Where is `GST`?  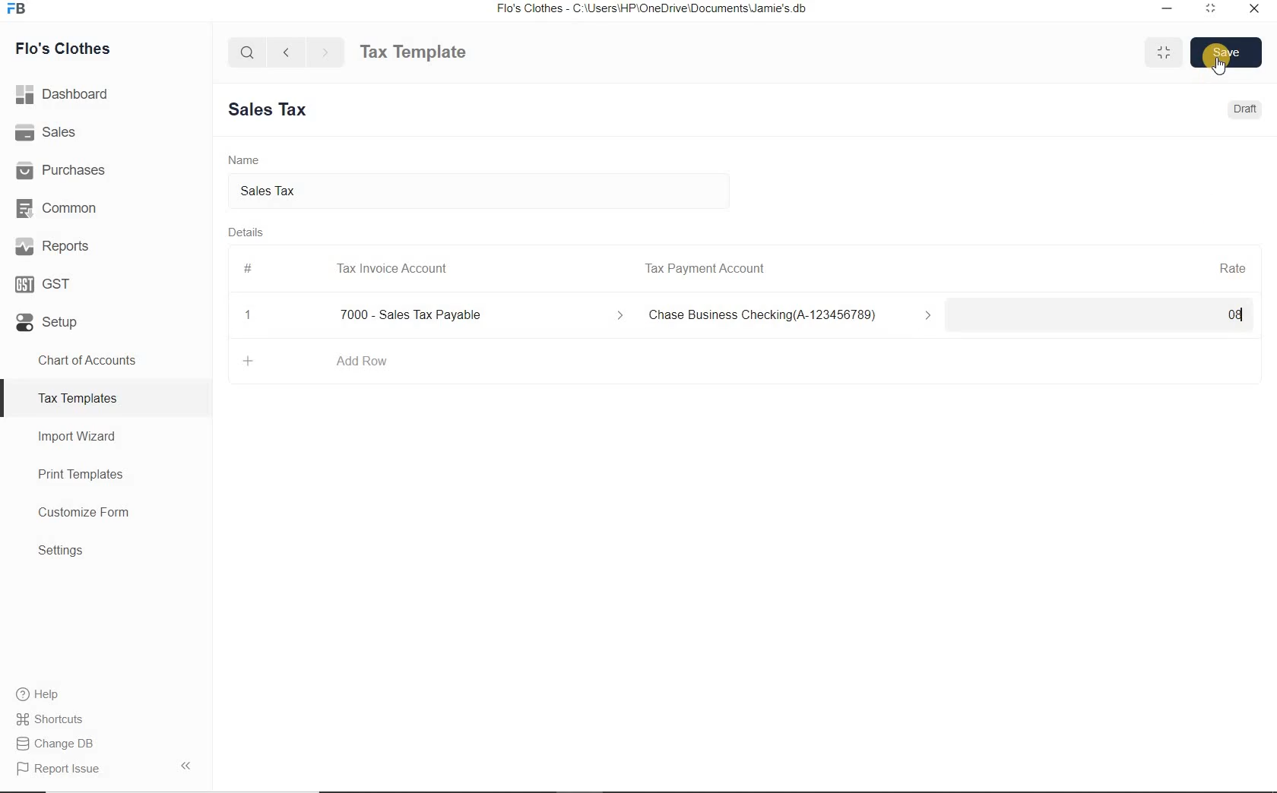
GST is located at coordinates (106, 281).